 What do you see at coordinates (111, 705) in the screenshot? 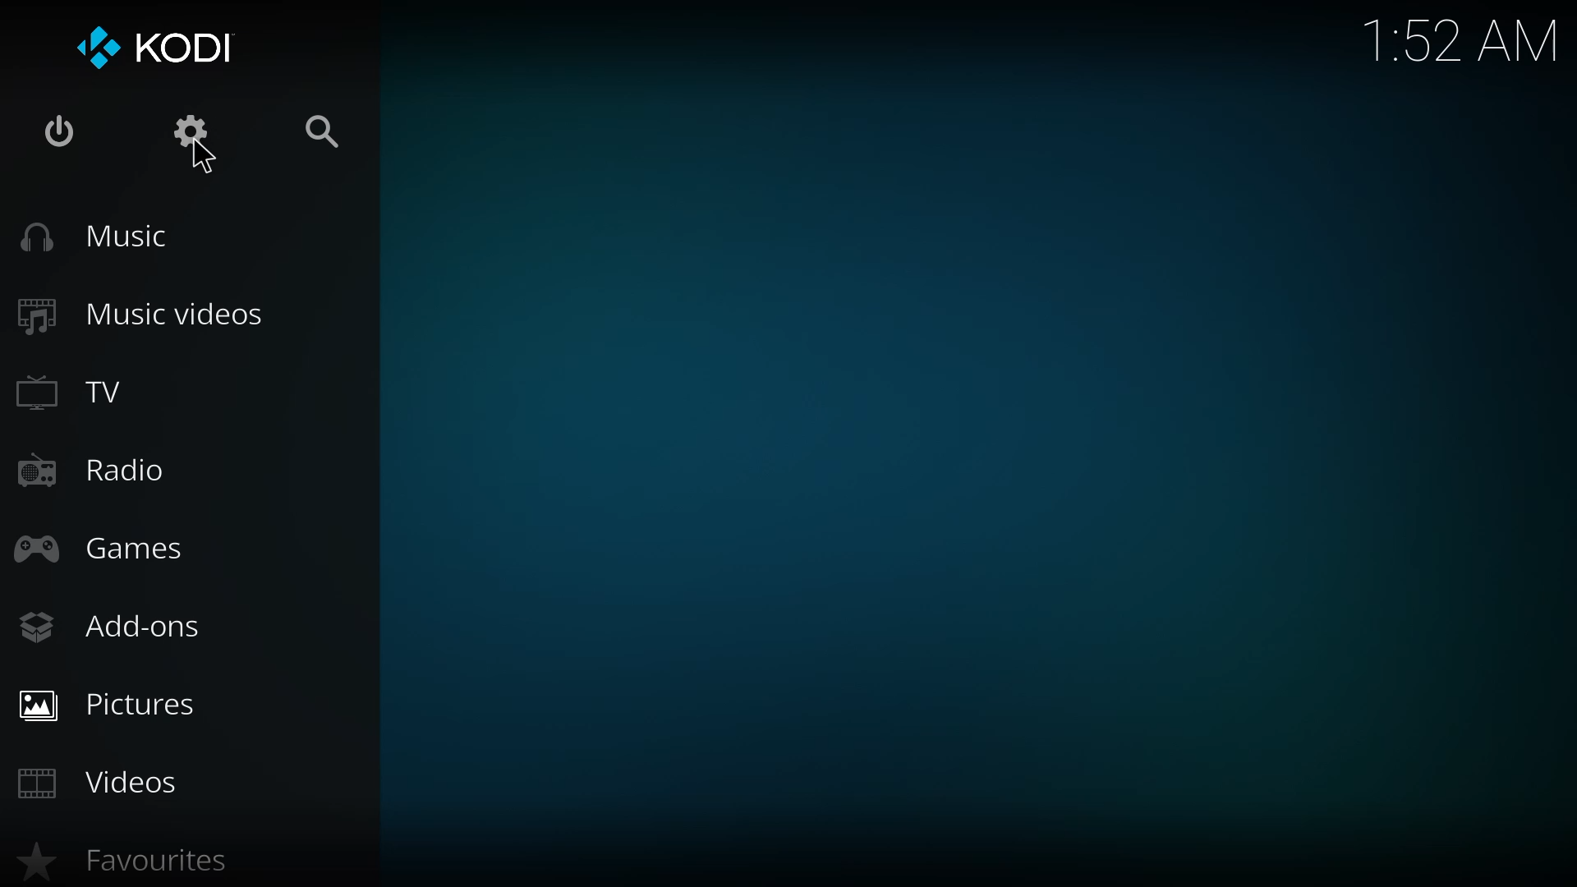
I see `pictures` at bounding box center [111, 705].